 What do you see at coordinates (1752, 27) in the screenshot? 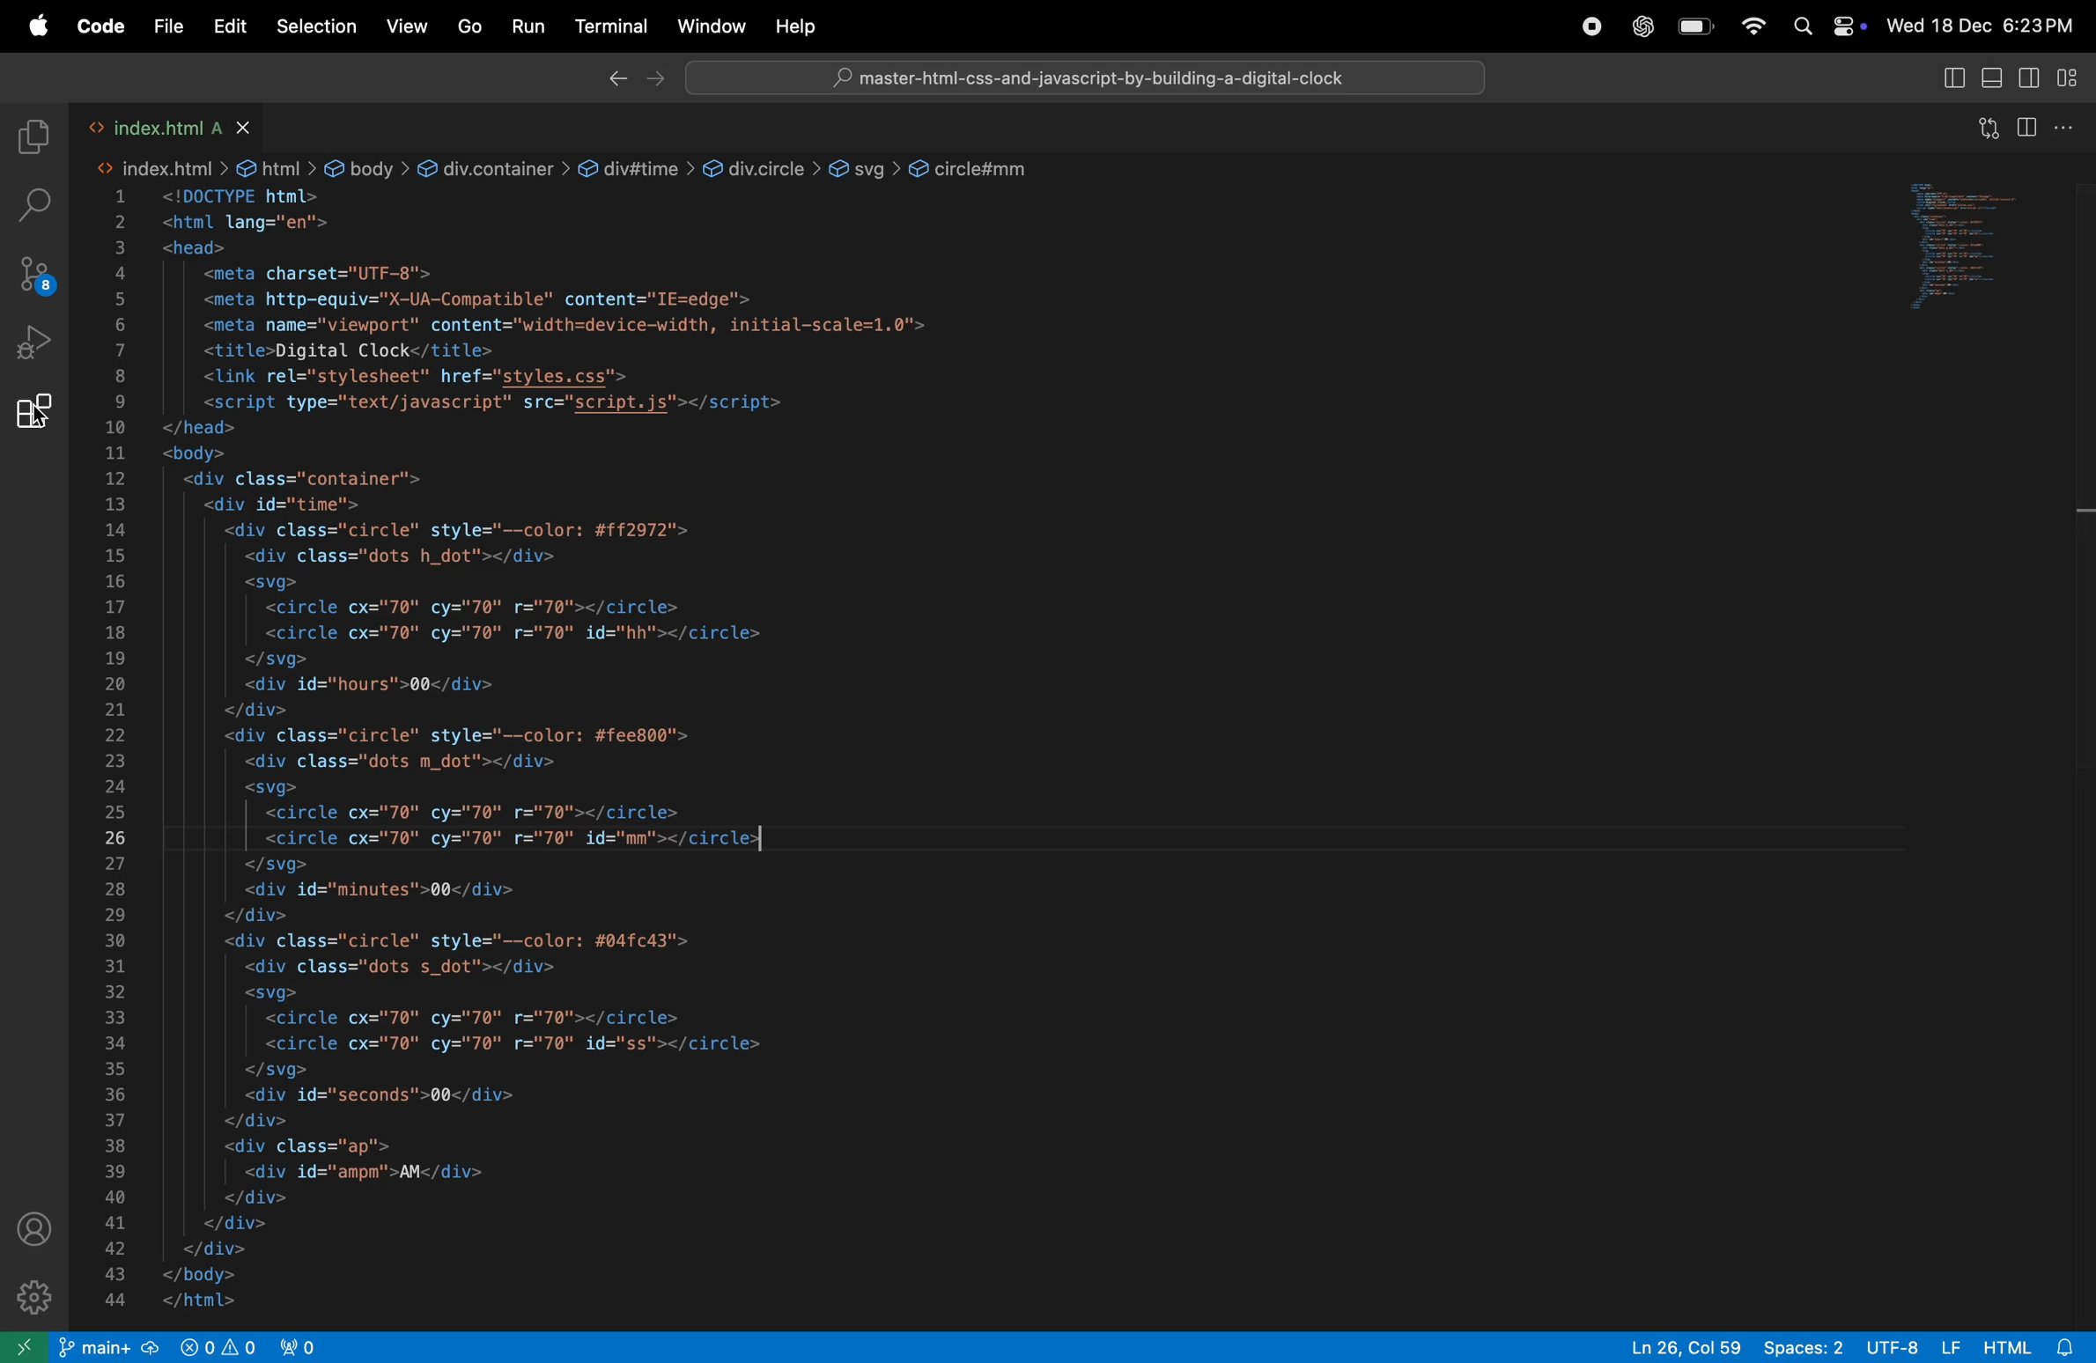
I see `wifi` at bounding box center [1752, 27].